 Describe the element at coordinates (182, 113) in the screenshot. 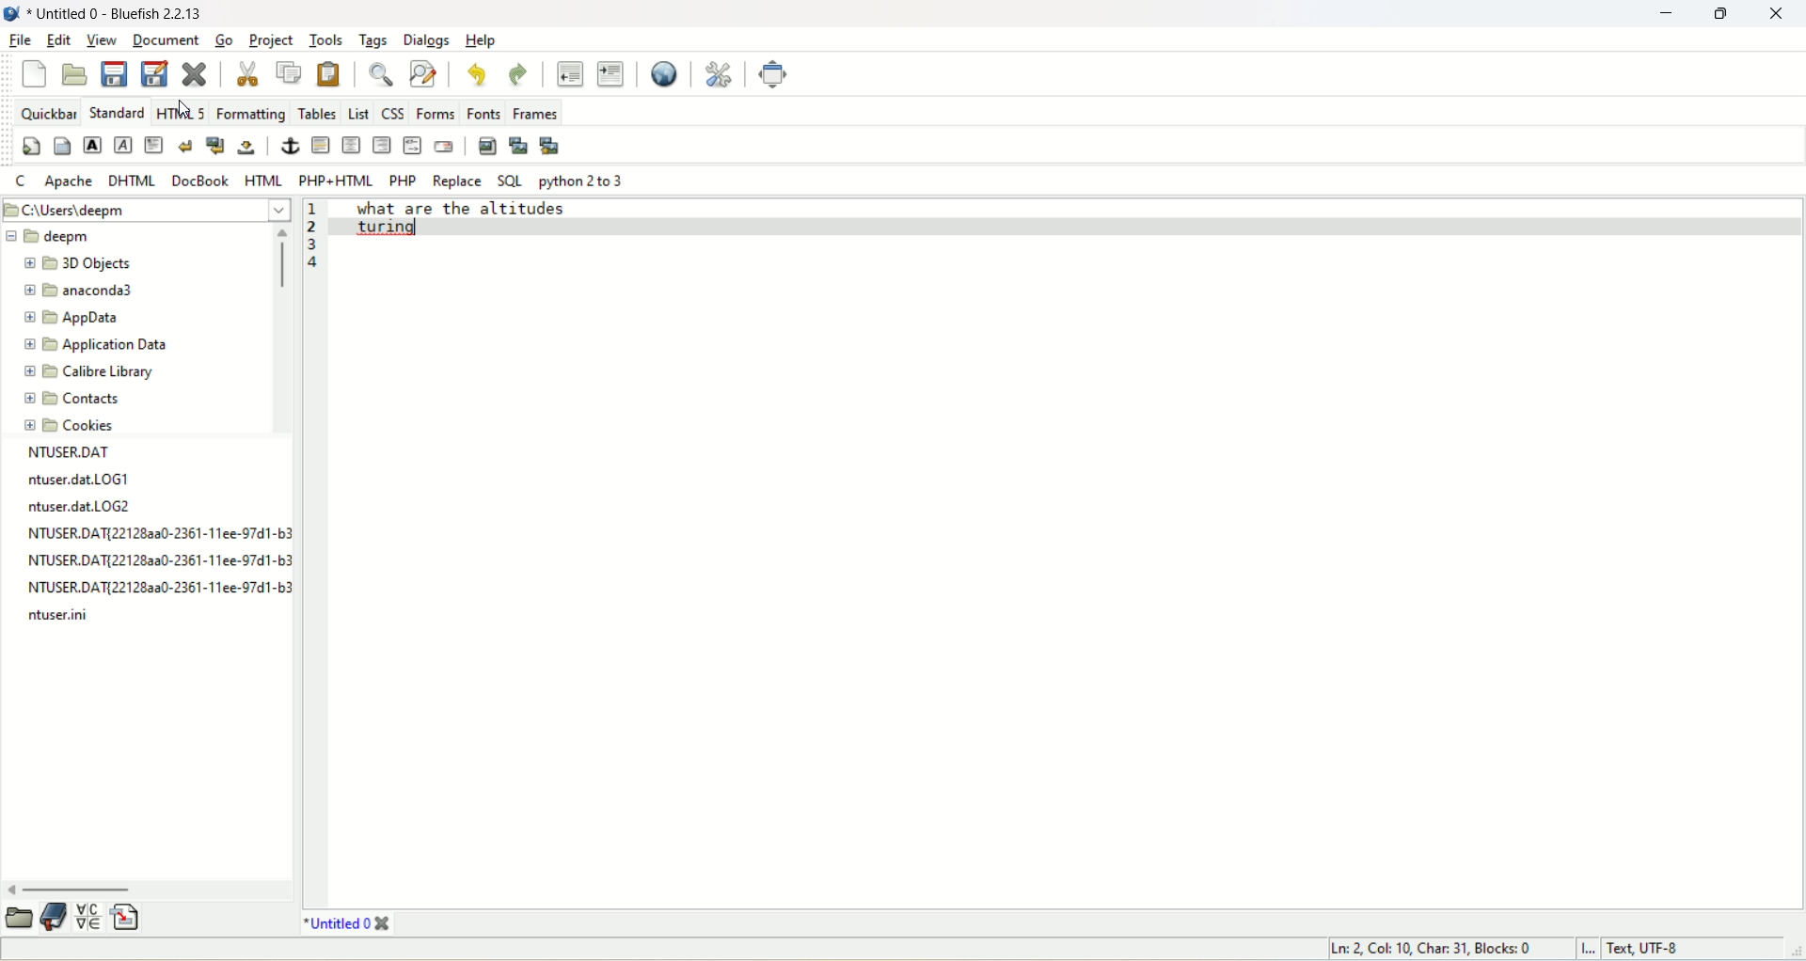

I see `HTML` at that location.